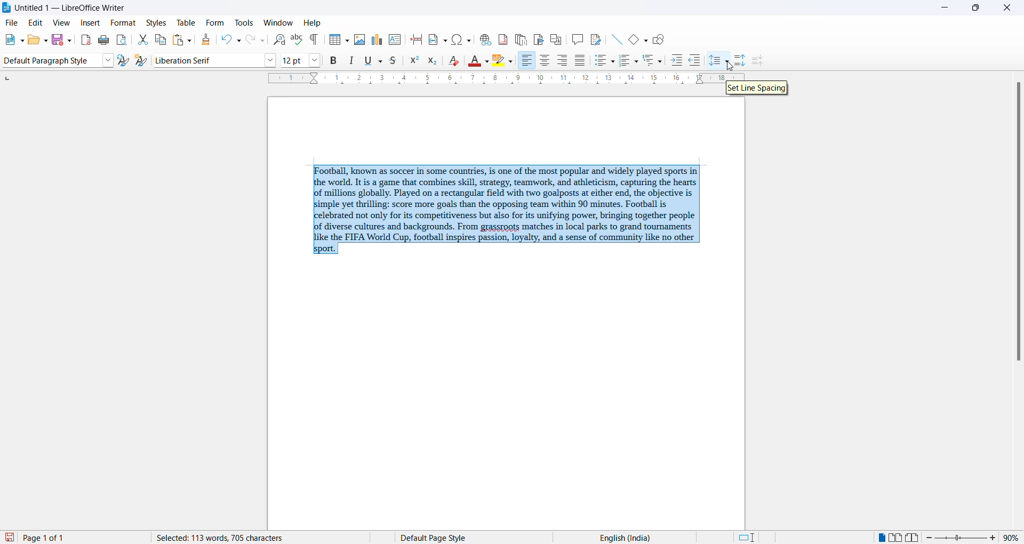 The image size is (1024, 544). What do you see at coordinates (395, 39) in the screenshot?
I see `insert text` at bounding box center [395, 39].